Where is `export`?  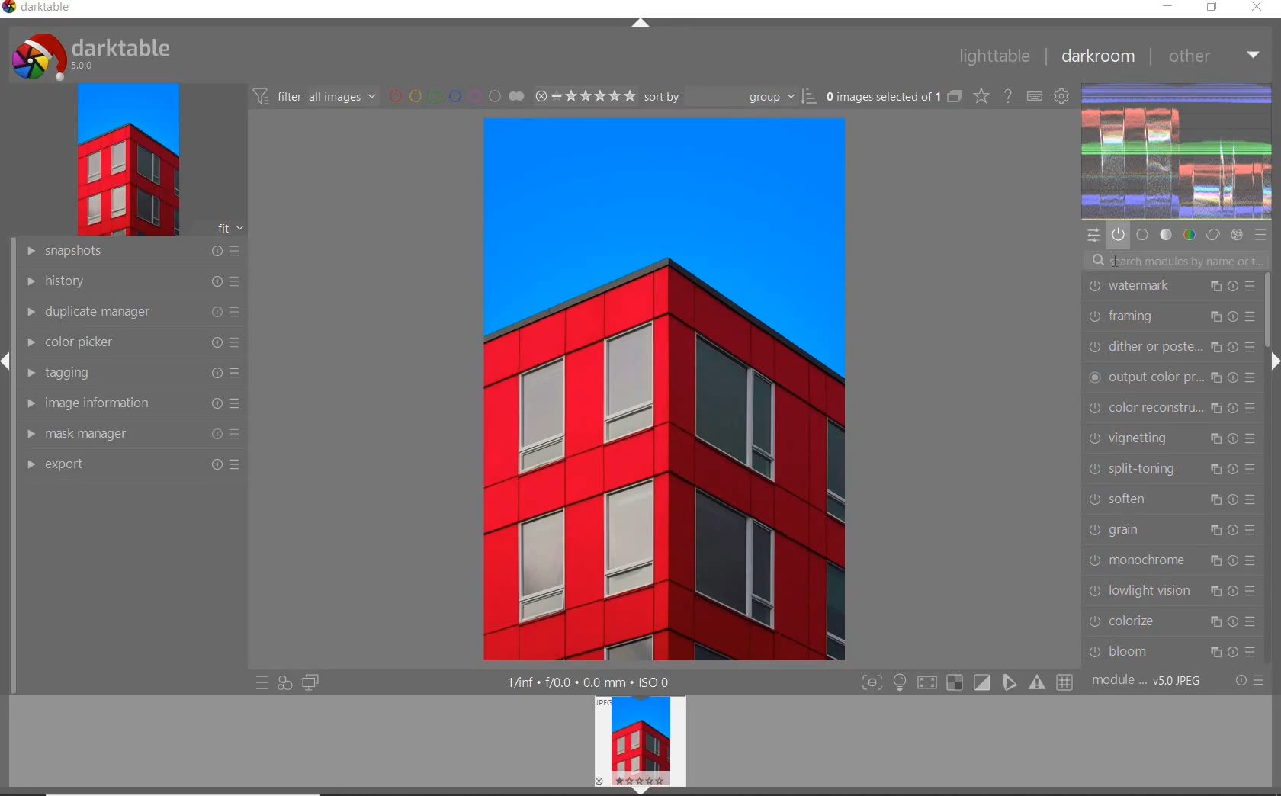
export is located at coordinates (133, 465).